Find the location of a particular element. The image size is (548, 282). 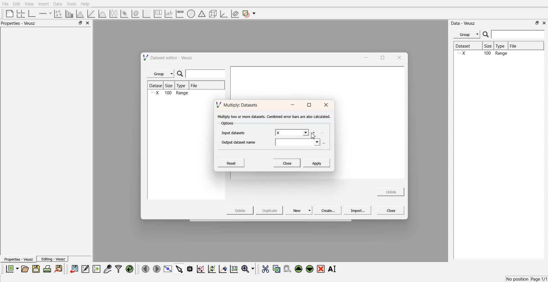

reset the graph axes is located at coordinates (234, 269).